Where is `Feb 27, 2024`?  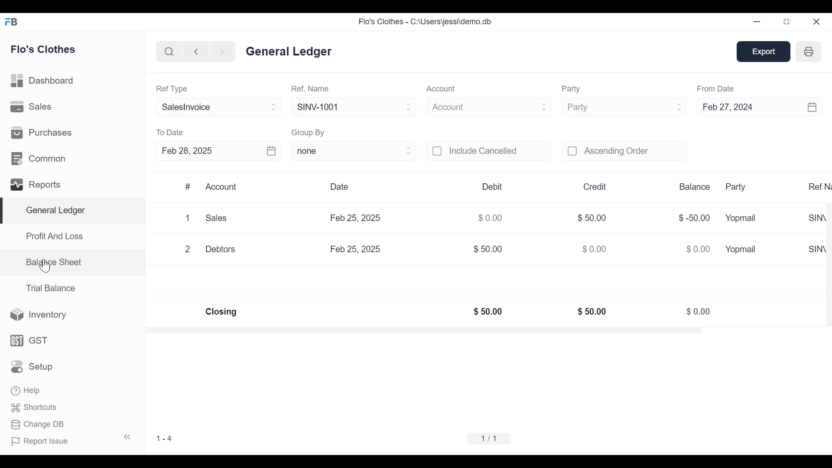
Feb 27, 2024 is located at coordinates (733, 107).